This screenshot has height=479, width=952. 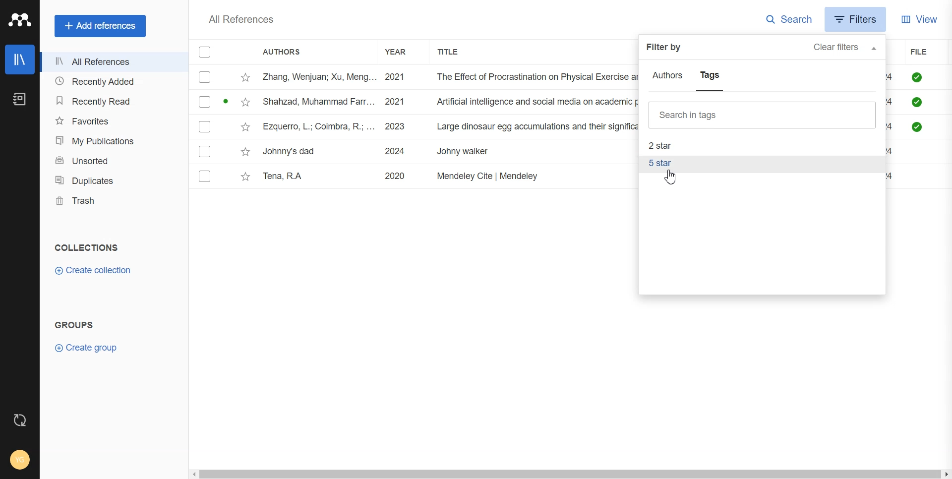 I want to click on Authors, so click(x=287, y=51).